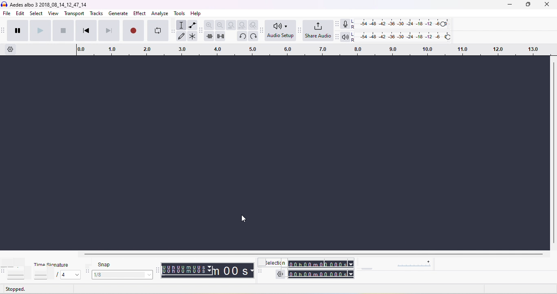  I want to click on zoom toggle, so click(254, 25).